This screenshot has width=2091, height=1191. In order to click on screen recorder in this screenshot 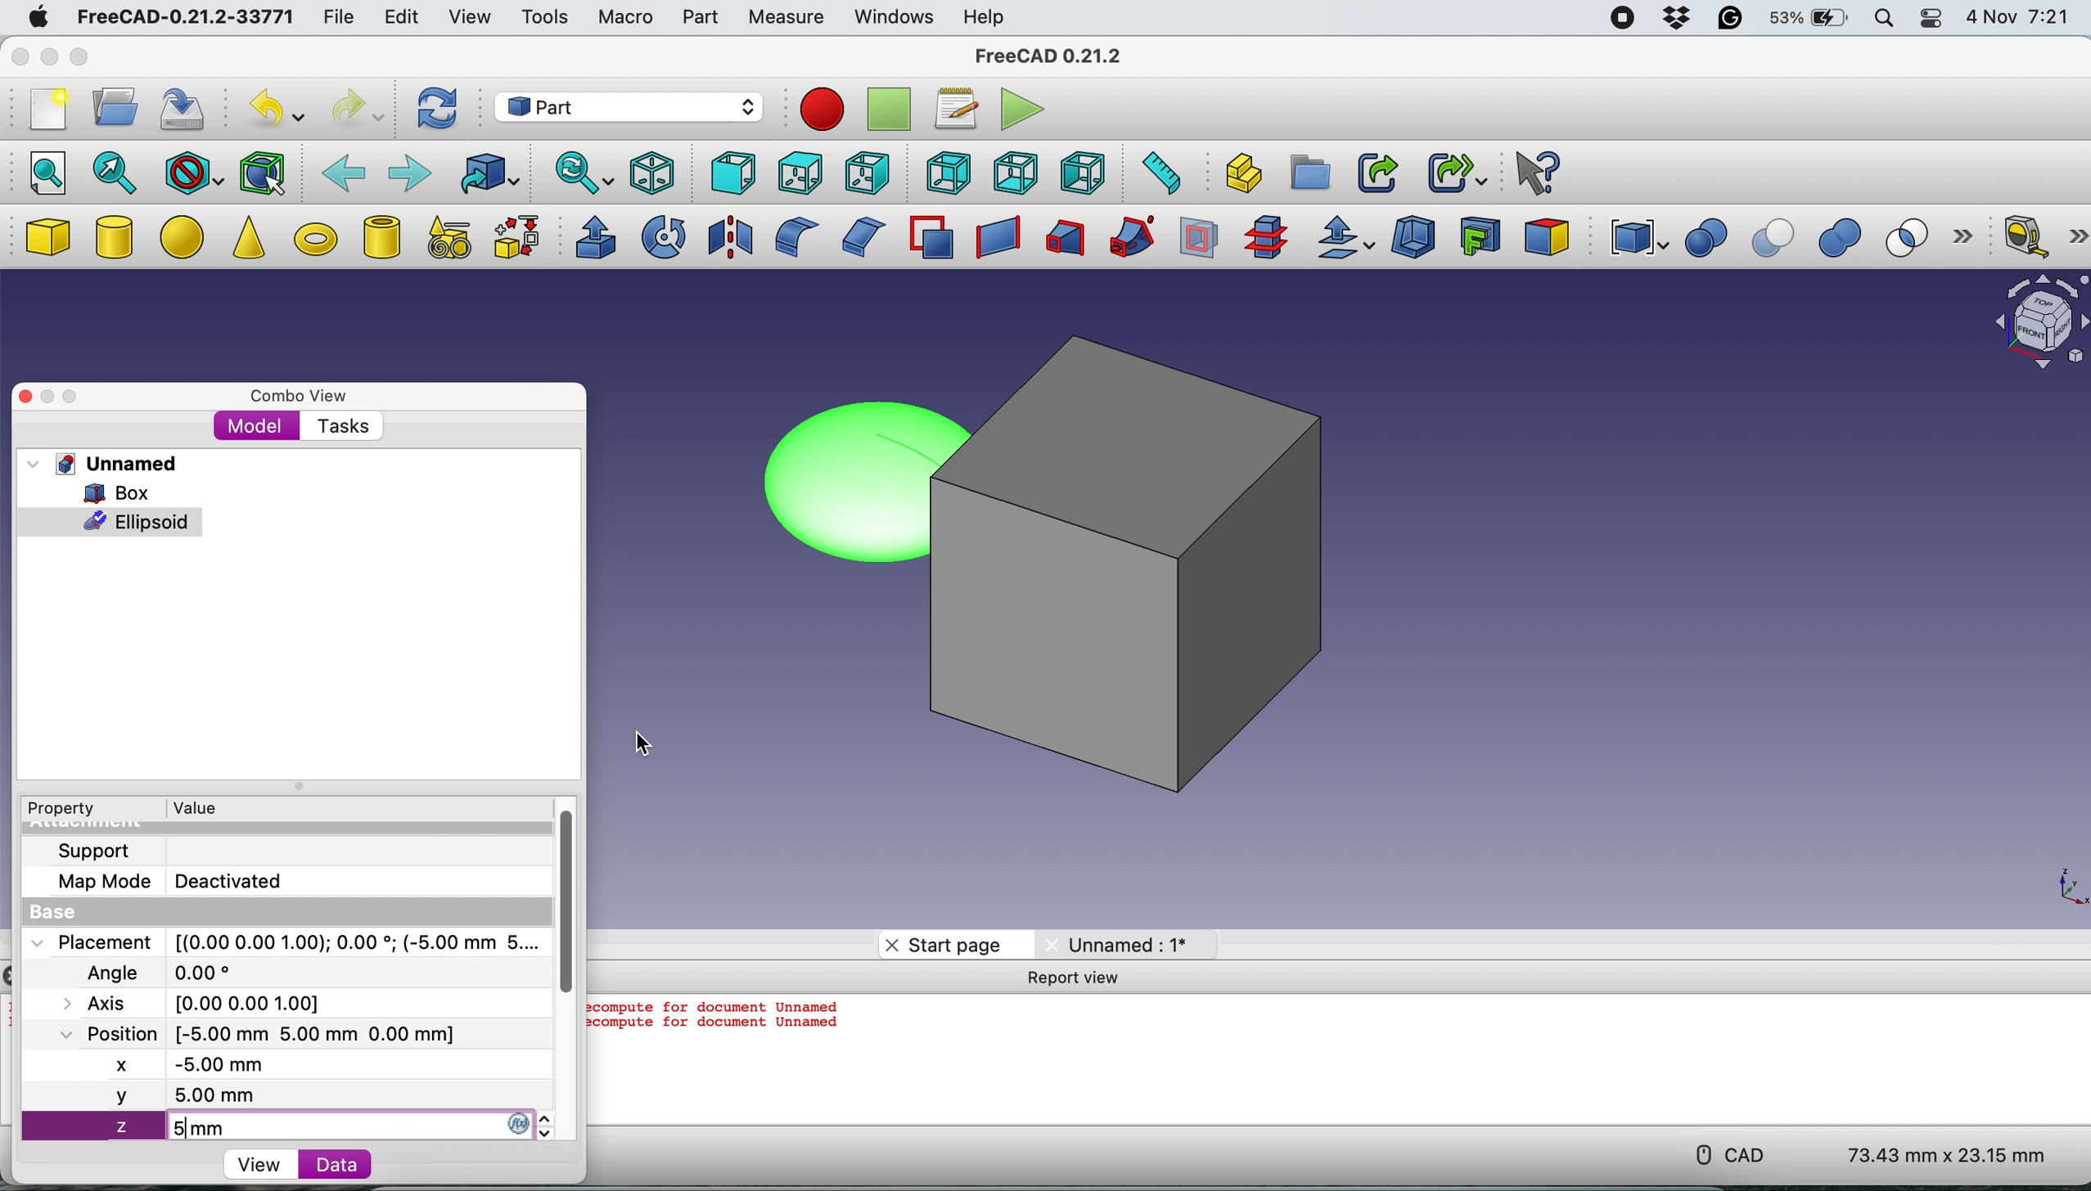, I will do `click(1623, 20)`.